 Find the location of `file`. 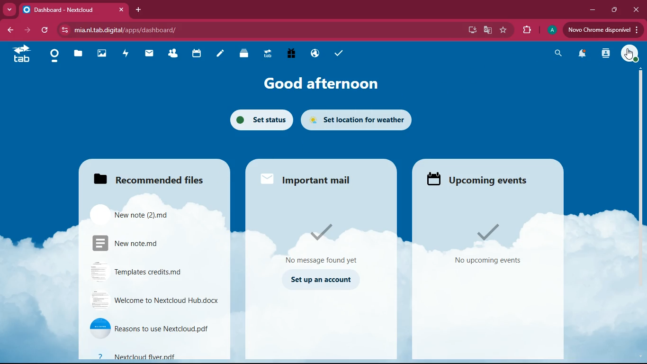

file is located at coordinates (155, 244).